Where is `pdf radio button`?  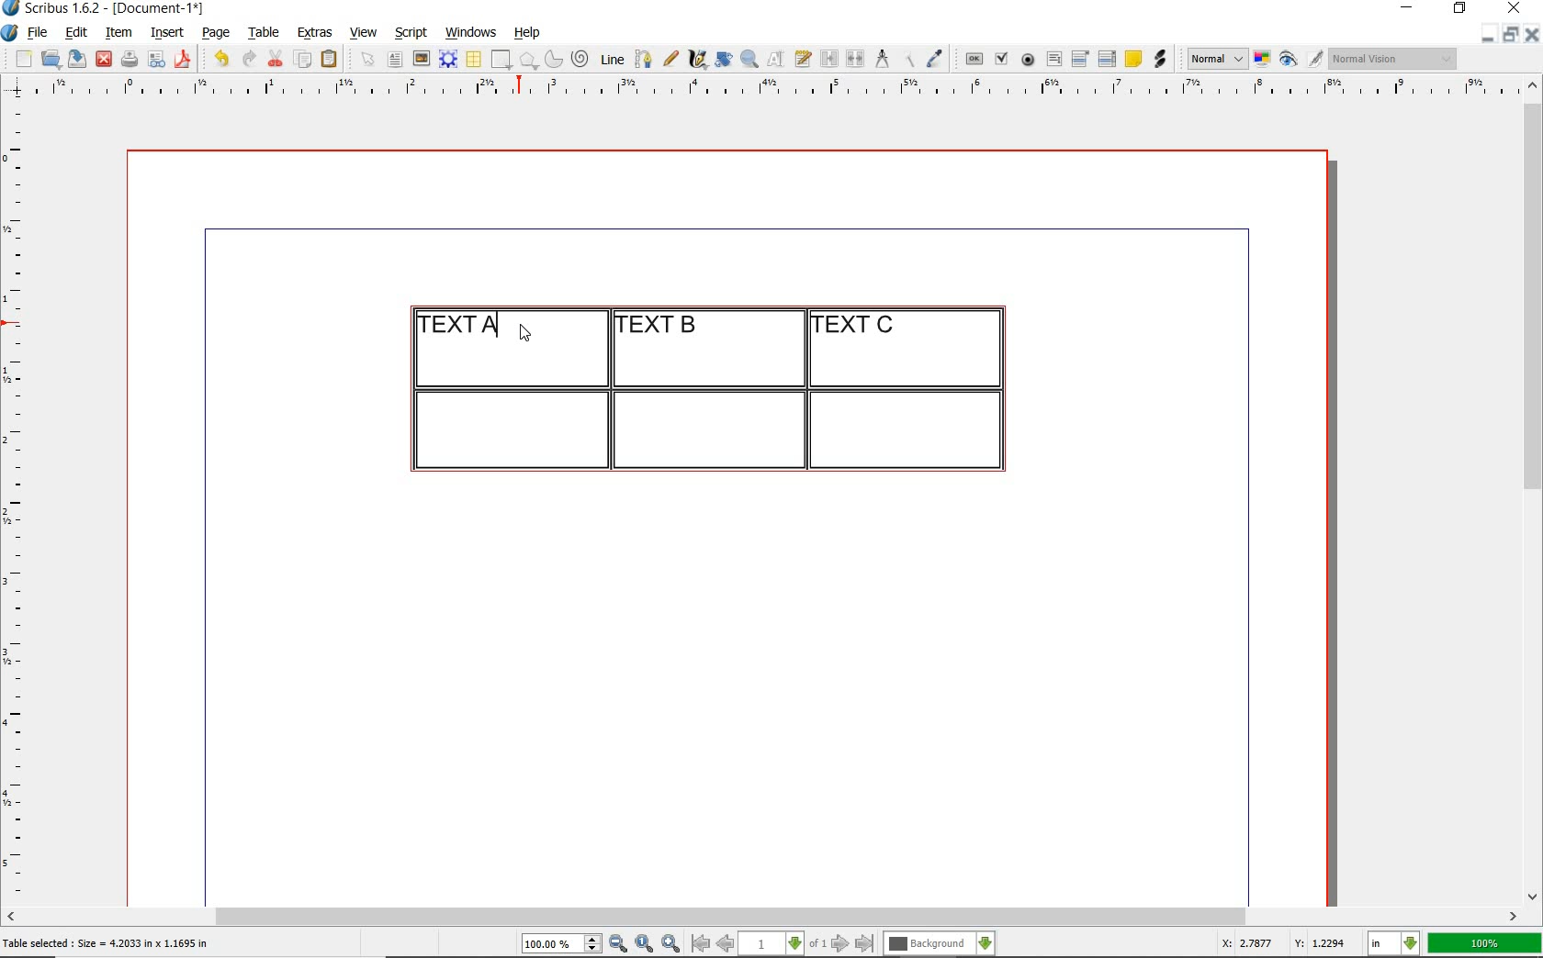
pdf radio button is located at coordinates (1028, 61).